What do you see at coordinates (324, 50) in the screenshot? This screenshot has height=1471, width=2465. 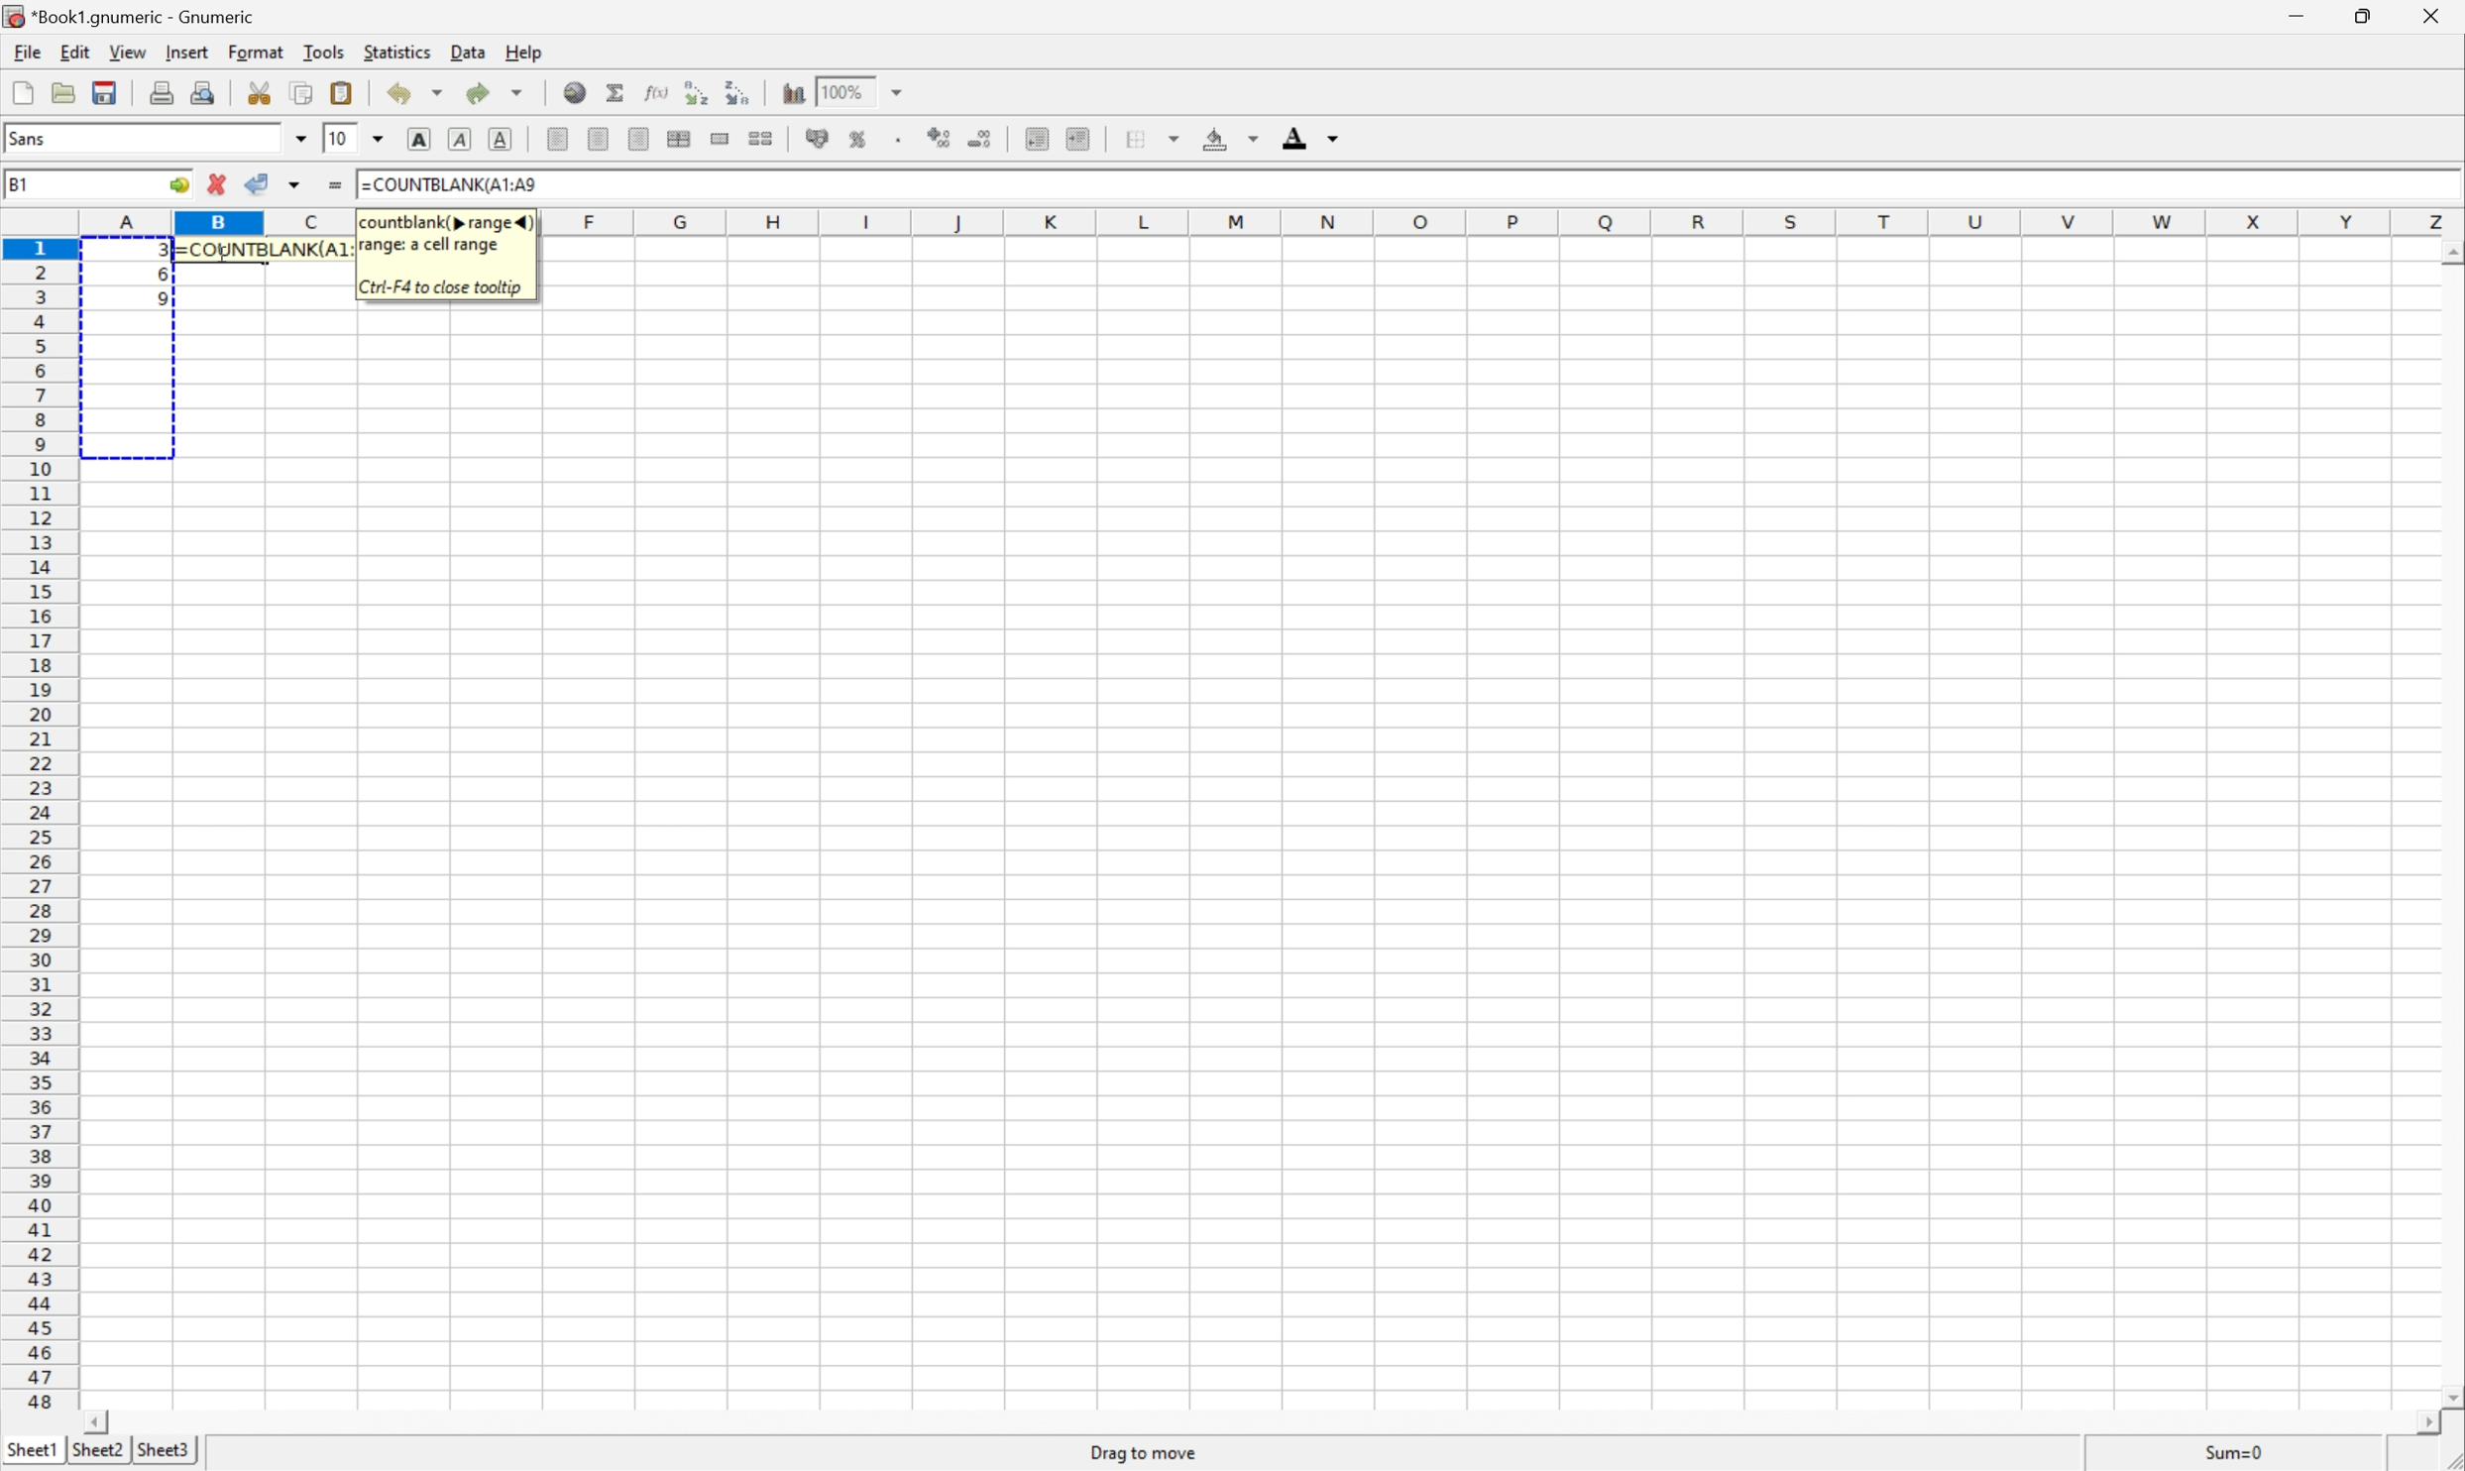 I see `Tools` at bounding box center [324, 50].